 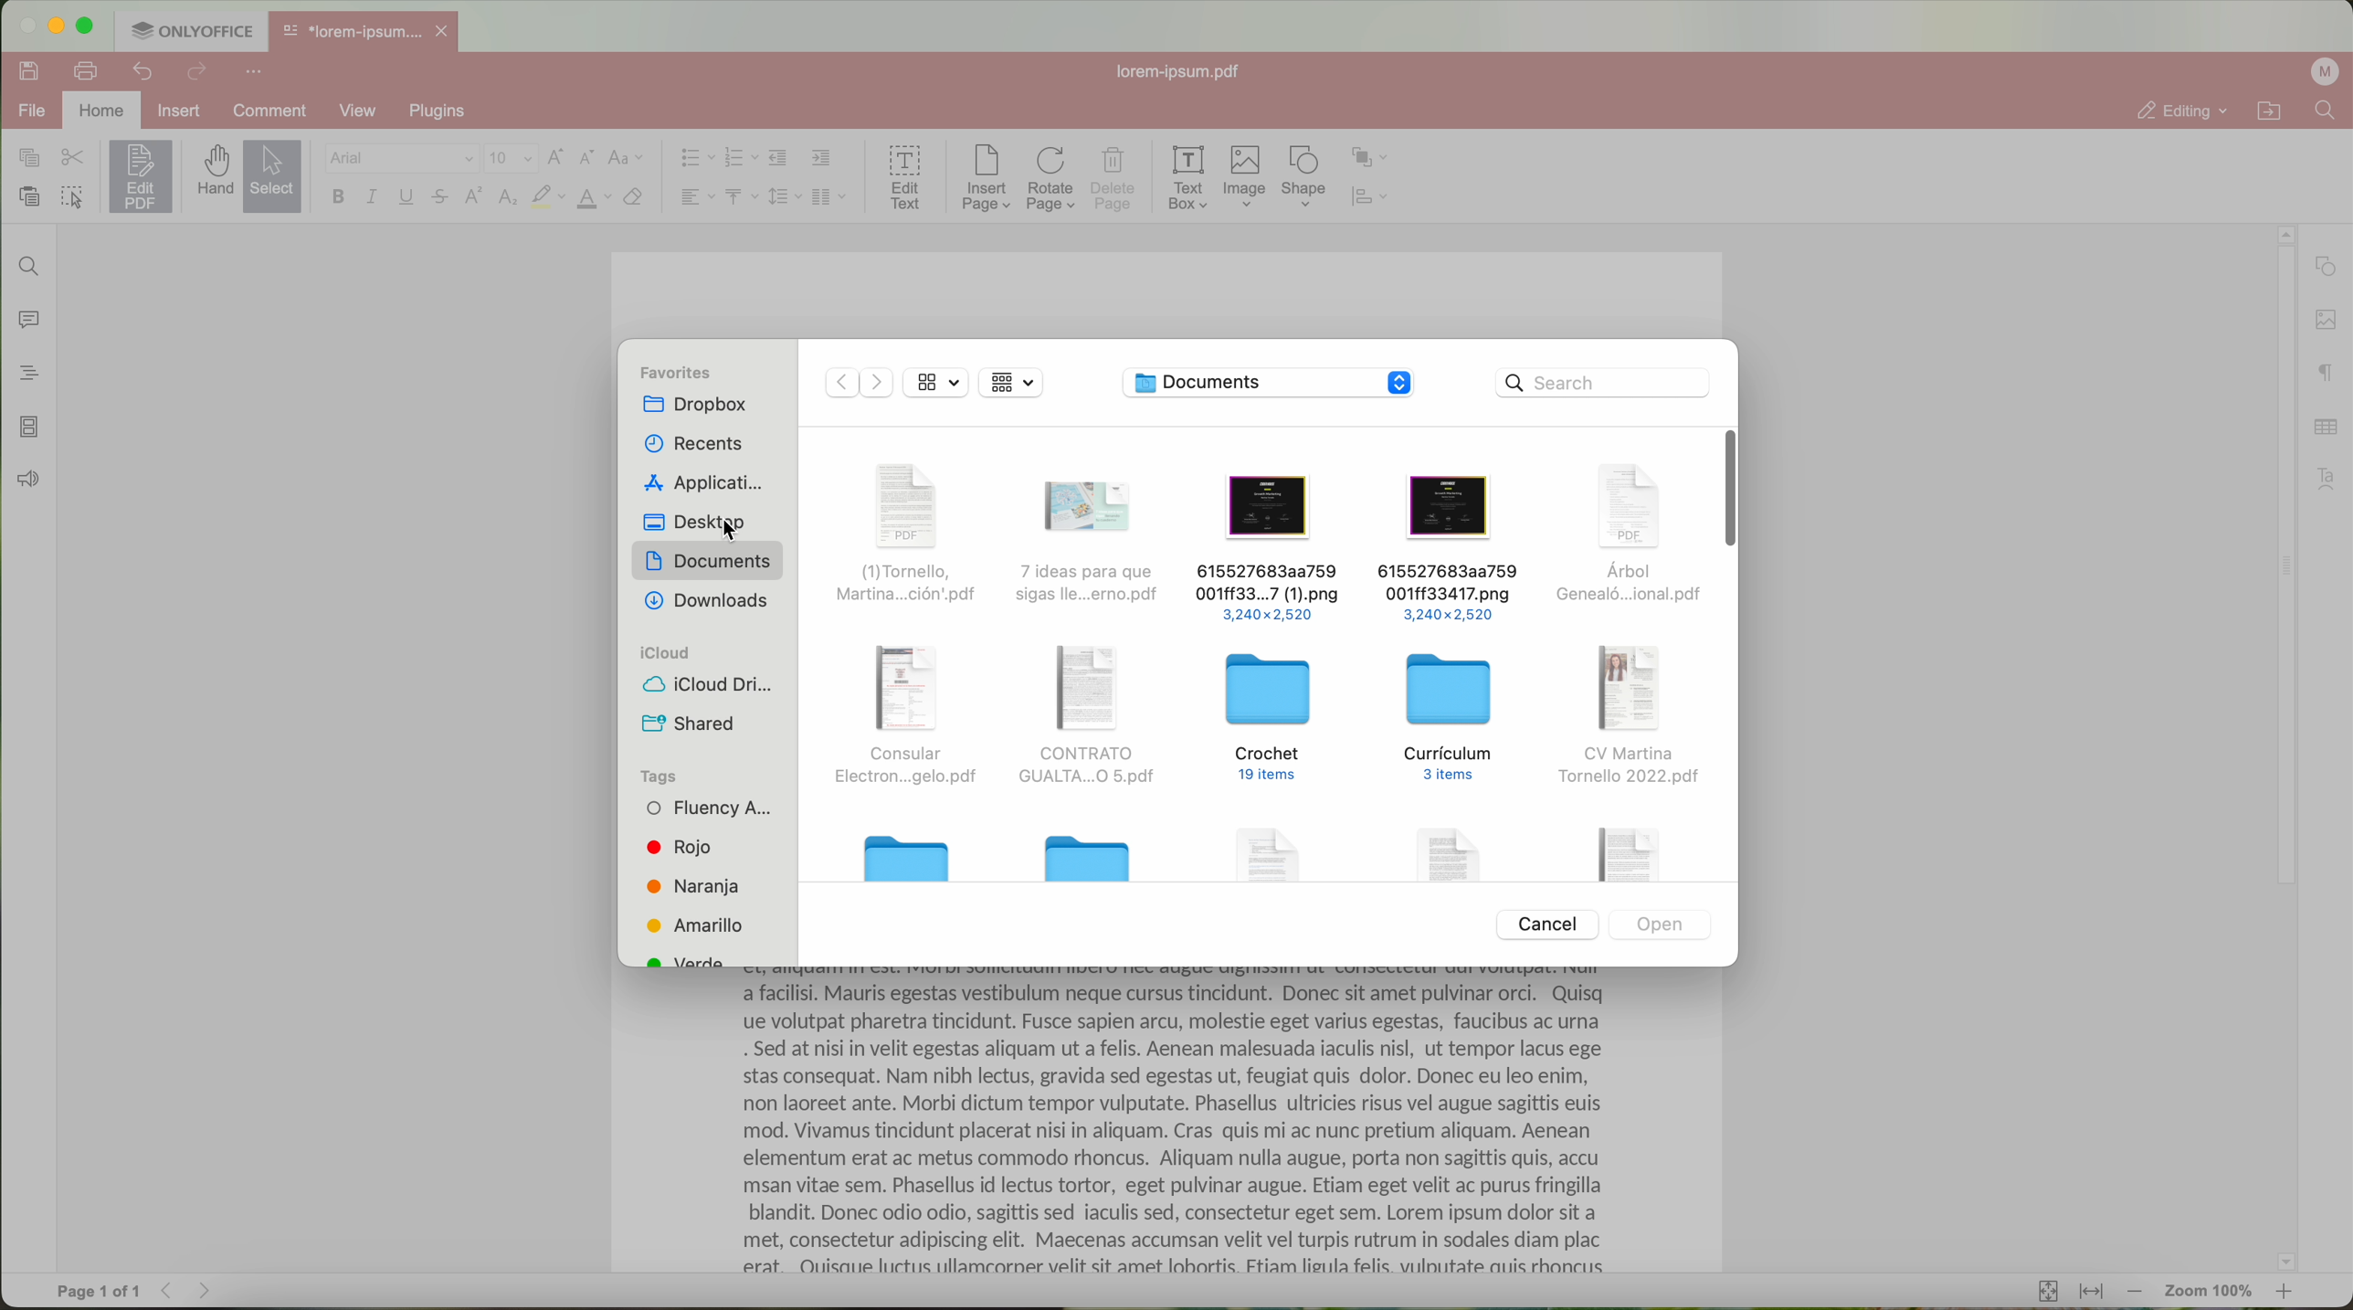 What do you see at coordinates (180, 110) in the screenshot?
I see `insert` at bounding box center [180, 110].